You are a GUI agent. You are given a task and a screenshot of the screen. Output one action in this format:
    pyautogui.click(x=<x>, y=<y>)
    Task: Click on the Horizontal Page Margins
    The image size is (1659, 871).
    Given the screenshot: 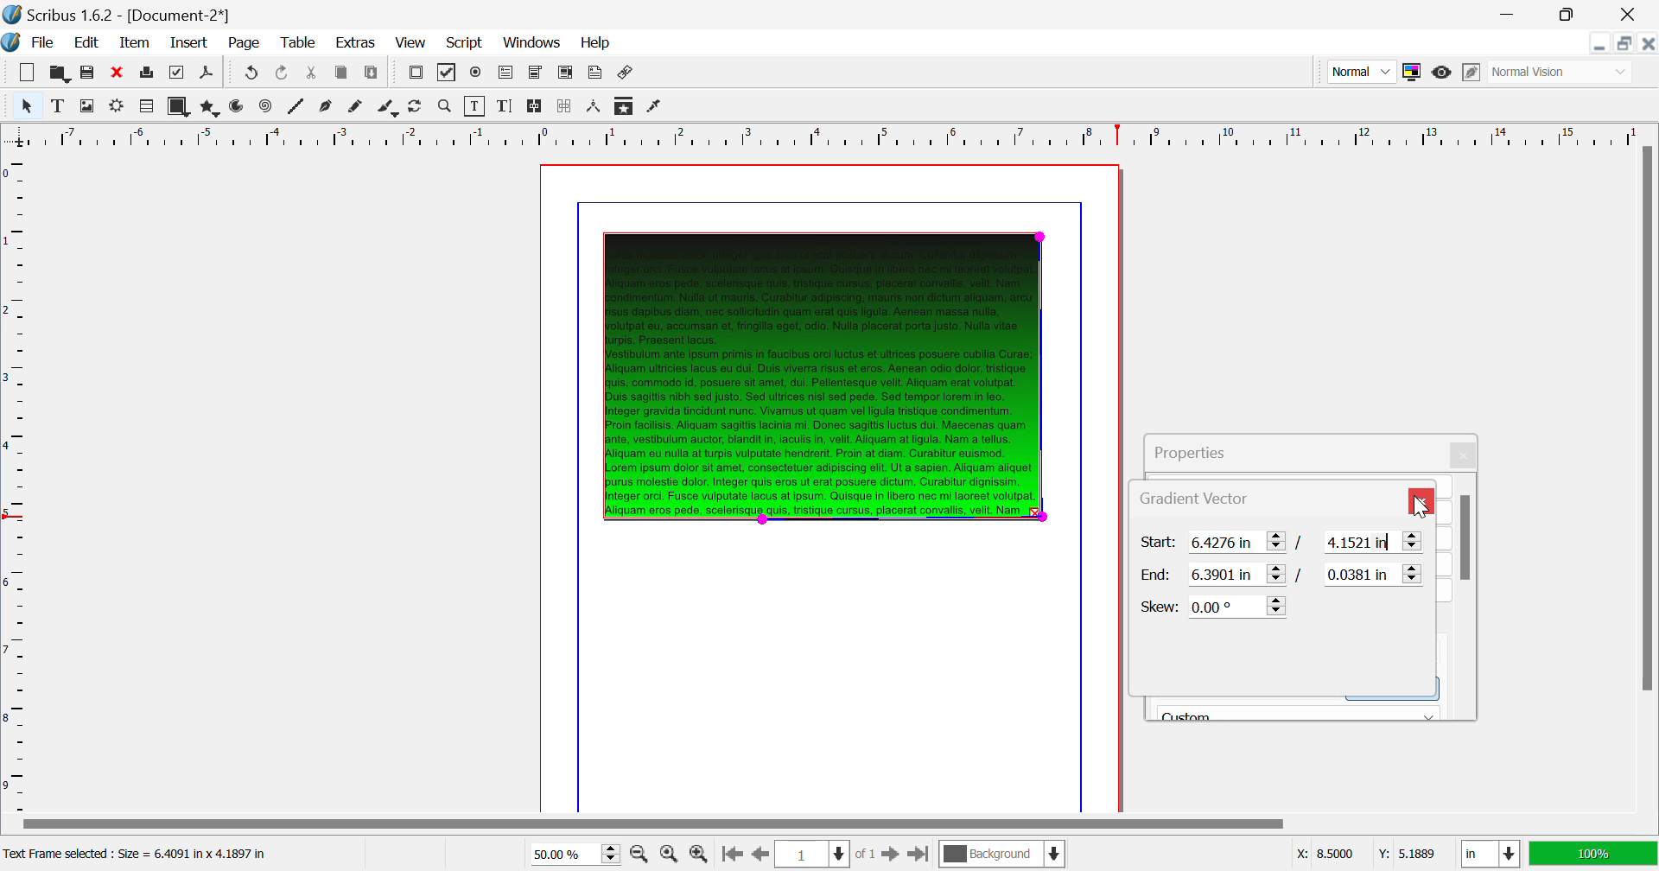 What is the action you would take?
    pyautogui.click(x=16, y=481)
    